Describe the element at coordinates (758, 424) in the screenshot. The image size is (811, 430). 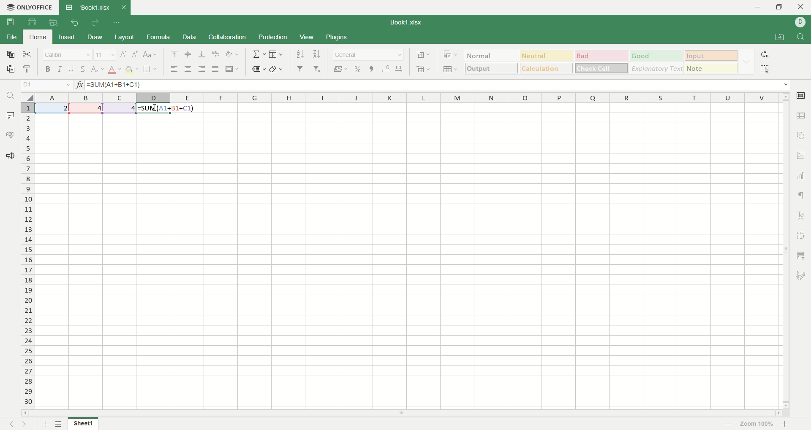
I see `zoom factor` at that location.